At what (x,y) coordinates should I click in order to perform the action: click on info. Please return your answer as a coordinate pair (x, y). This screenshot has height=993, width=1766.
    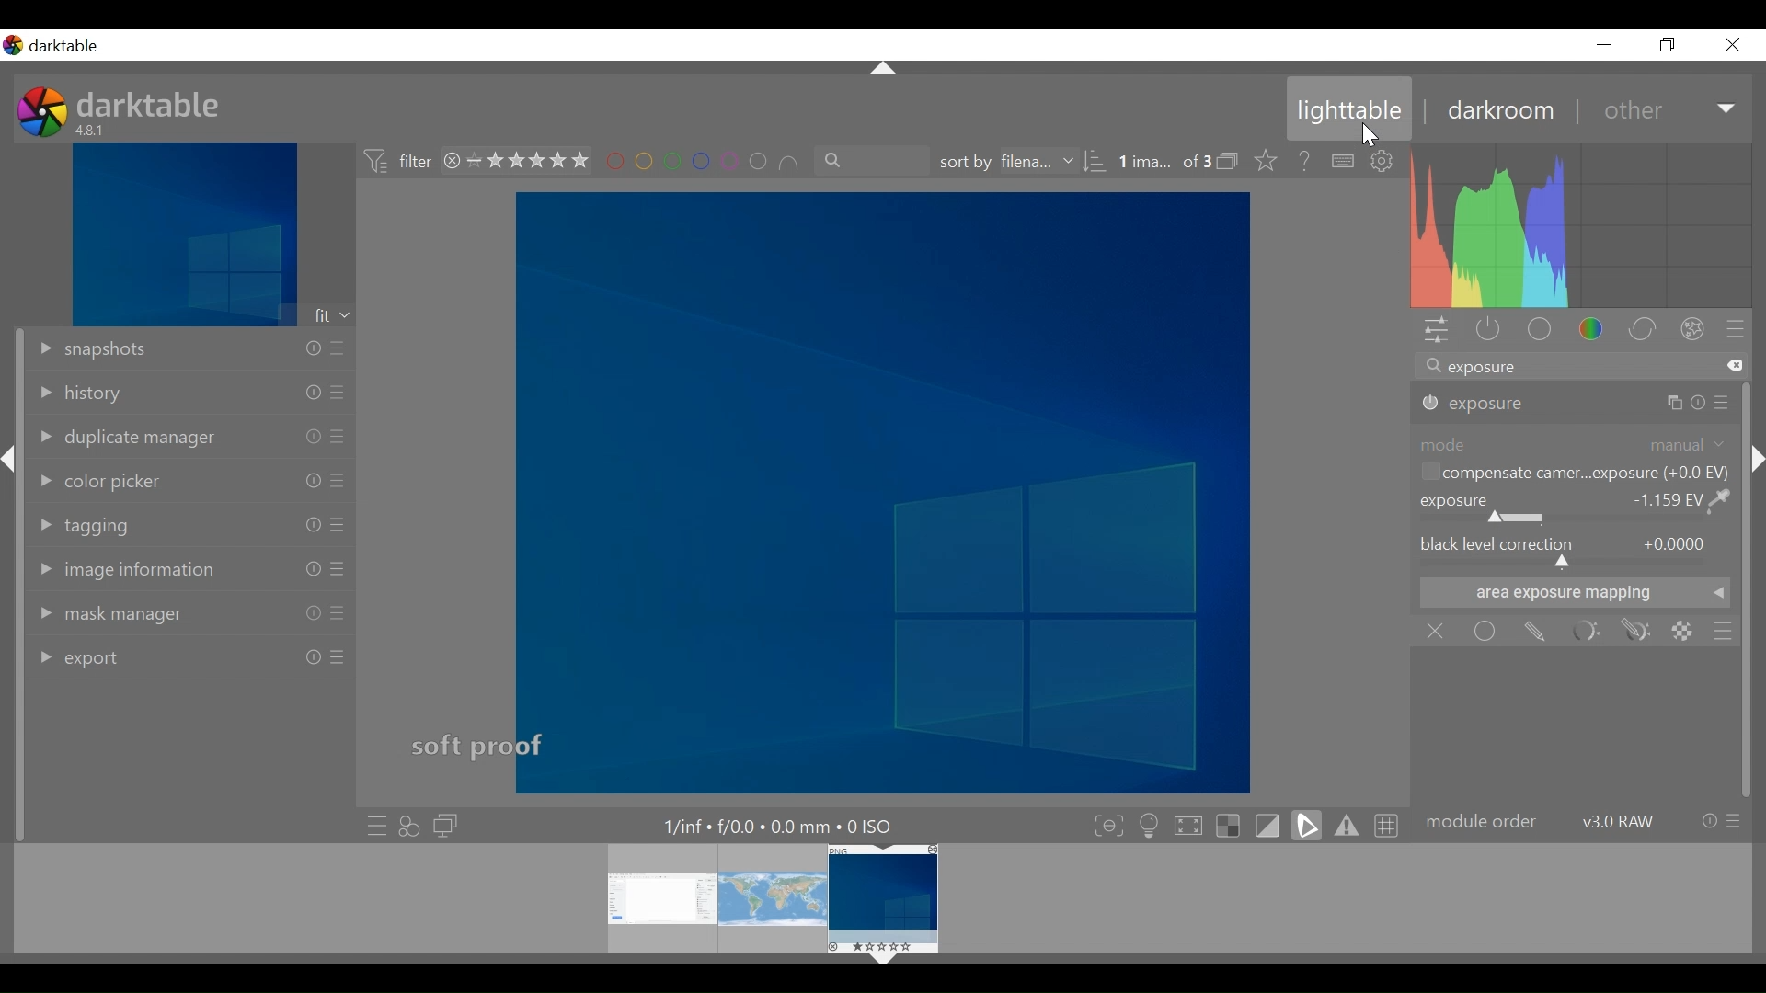
    Looking at the image, I should click on (312, 393).